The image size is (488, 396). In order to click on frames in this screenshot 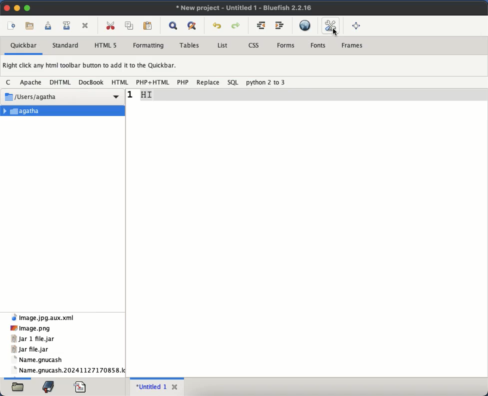, I will do `click(354, 45)`.